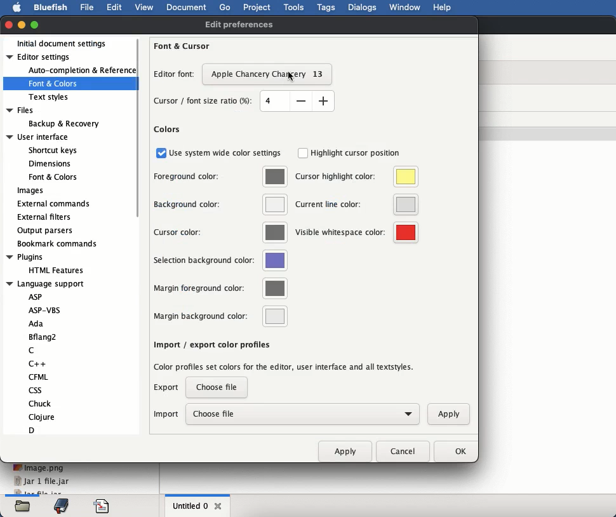  Describe the element at coordinates (168, 130) in the screenshot. I see `colors` at that location.